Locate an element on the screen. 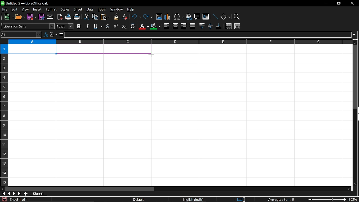  columns is located at coordinates (179, 42).